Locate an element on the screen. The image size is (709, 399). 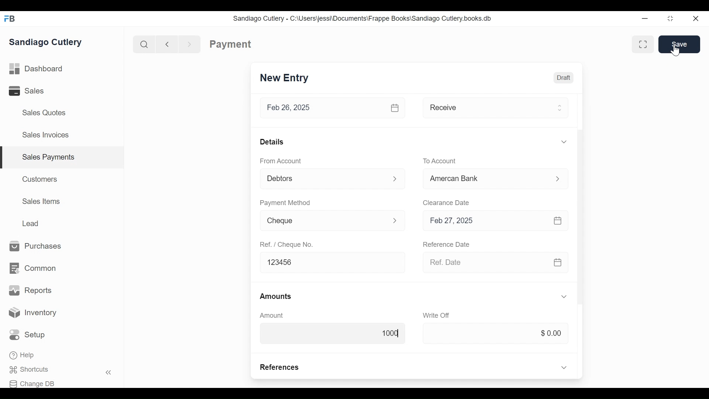
To Account is located at coordinates (440, 160).